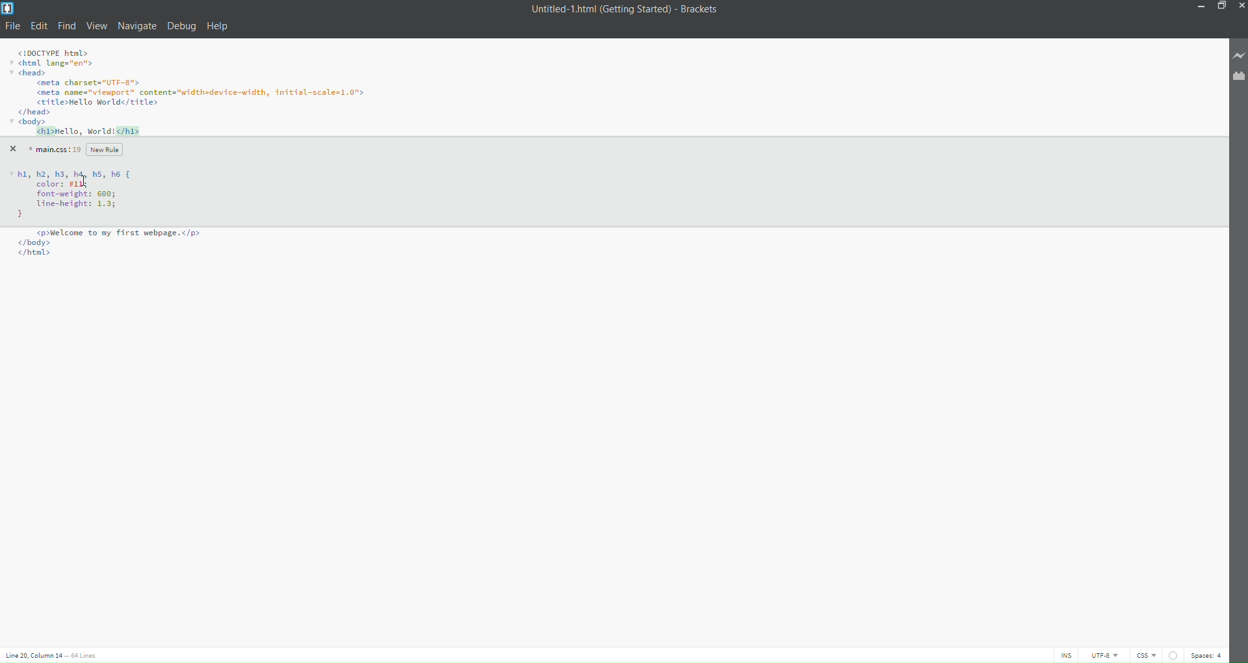  What do you see at coordinates (53, 149) in the screenshot?
I see `main.css` at bounding box center [53, 149].